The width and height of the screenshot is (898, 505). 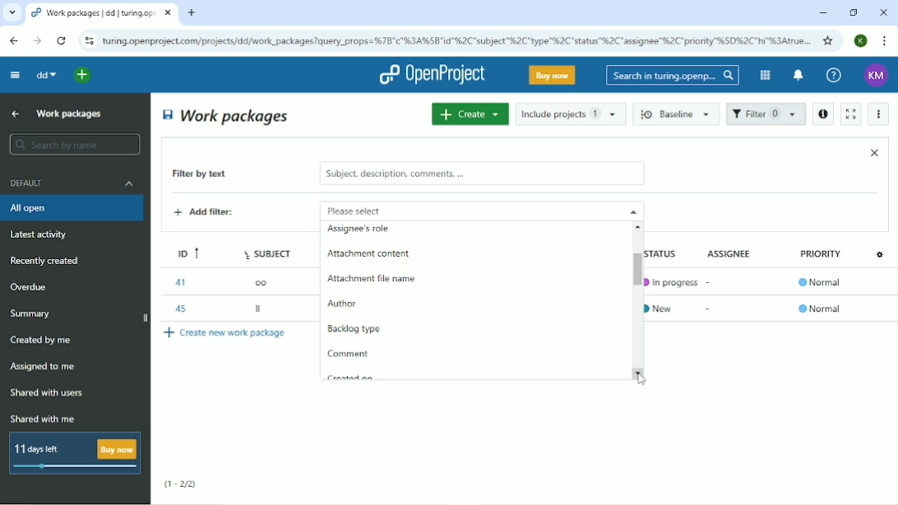 I want to click on subject, description, comments, so click(x=481, y=174).